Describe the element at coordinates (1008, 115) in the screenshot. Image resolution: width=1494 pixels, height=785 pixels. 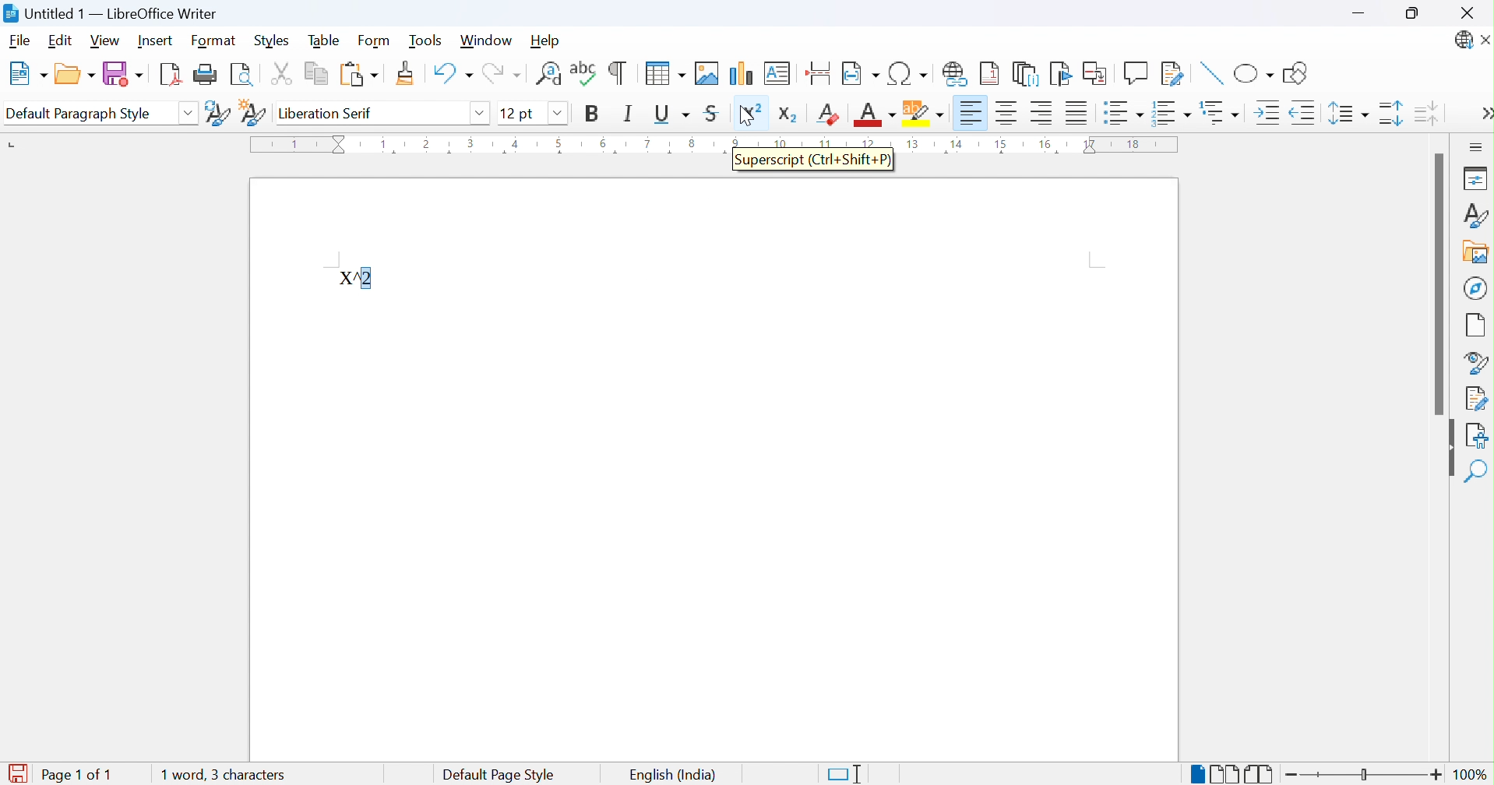
I see `Align center` at that location.